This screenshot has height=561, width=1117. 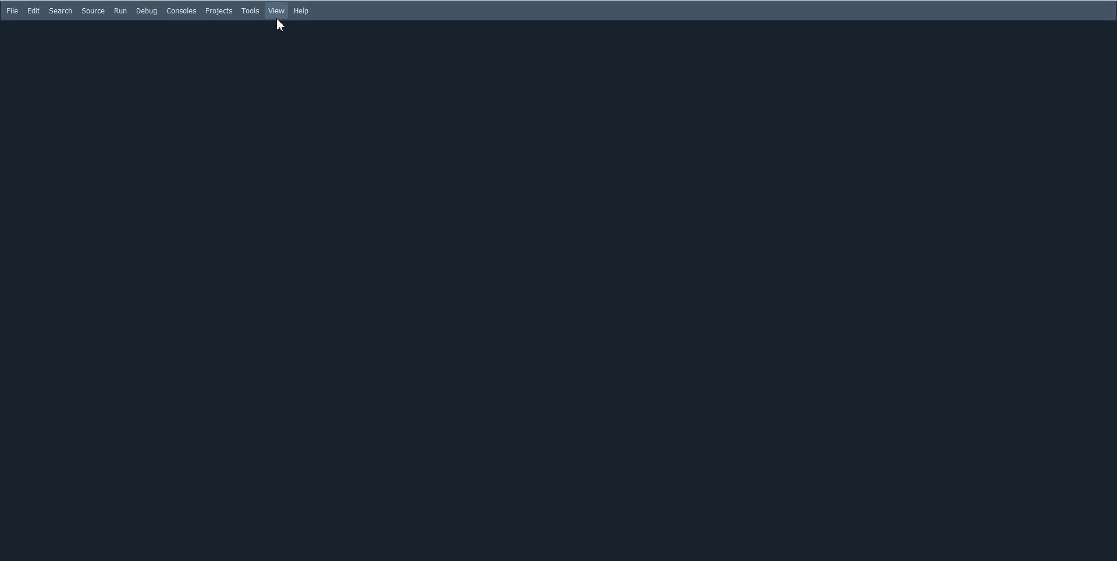 What do you see at coordinates (93, 11) in the screenshot?
I see `Source` at bounding box center [93, 11].